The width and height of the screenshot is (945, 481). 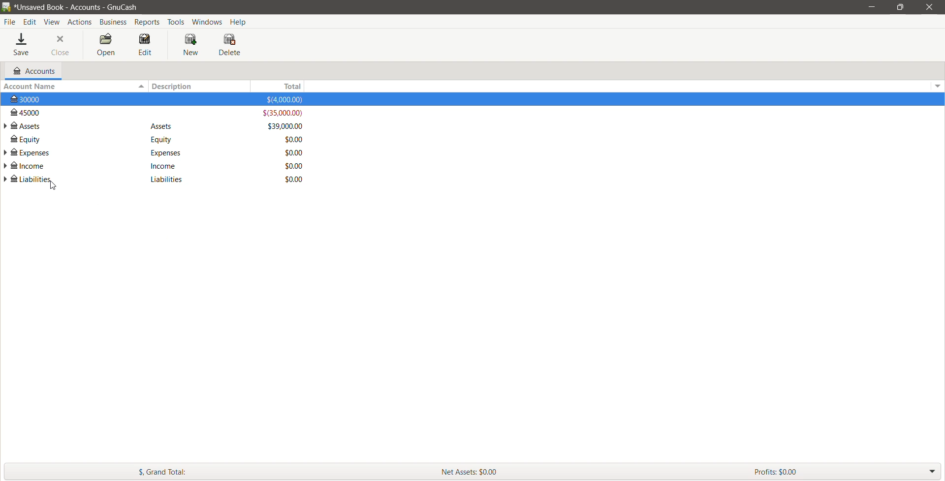 What do you see at coordinates (164, 180) in the screenshot?
I see `details of the account "Liabilities"` at bounding box center [164, 180].